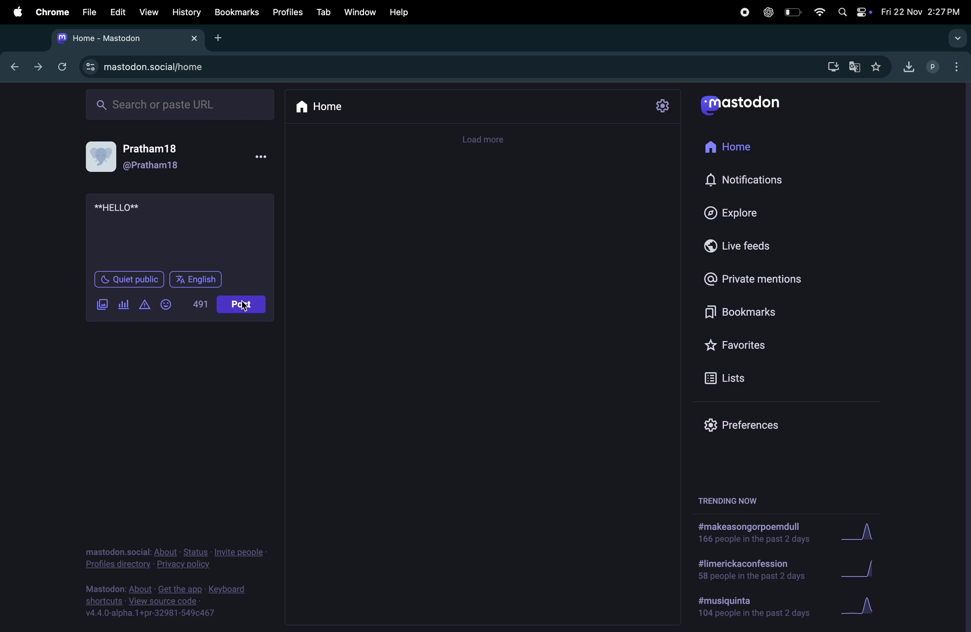 Image resolution: width=971 pixels, height=632 pixels. I want to click on user profile, so click(101, 157).